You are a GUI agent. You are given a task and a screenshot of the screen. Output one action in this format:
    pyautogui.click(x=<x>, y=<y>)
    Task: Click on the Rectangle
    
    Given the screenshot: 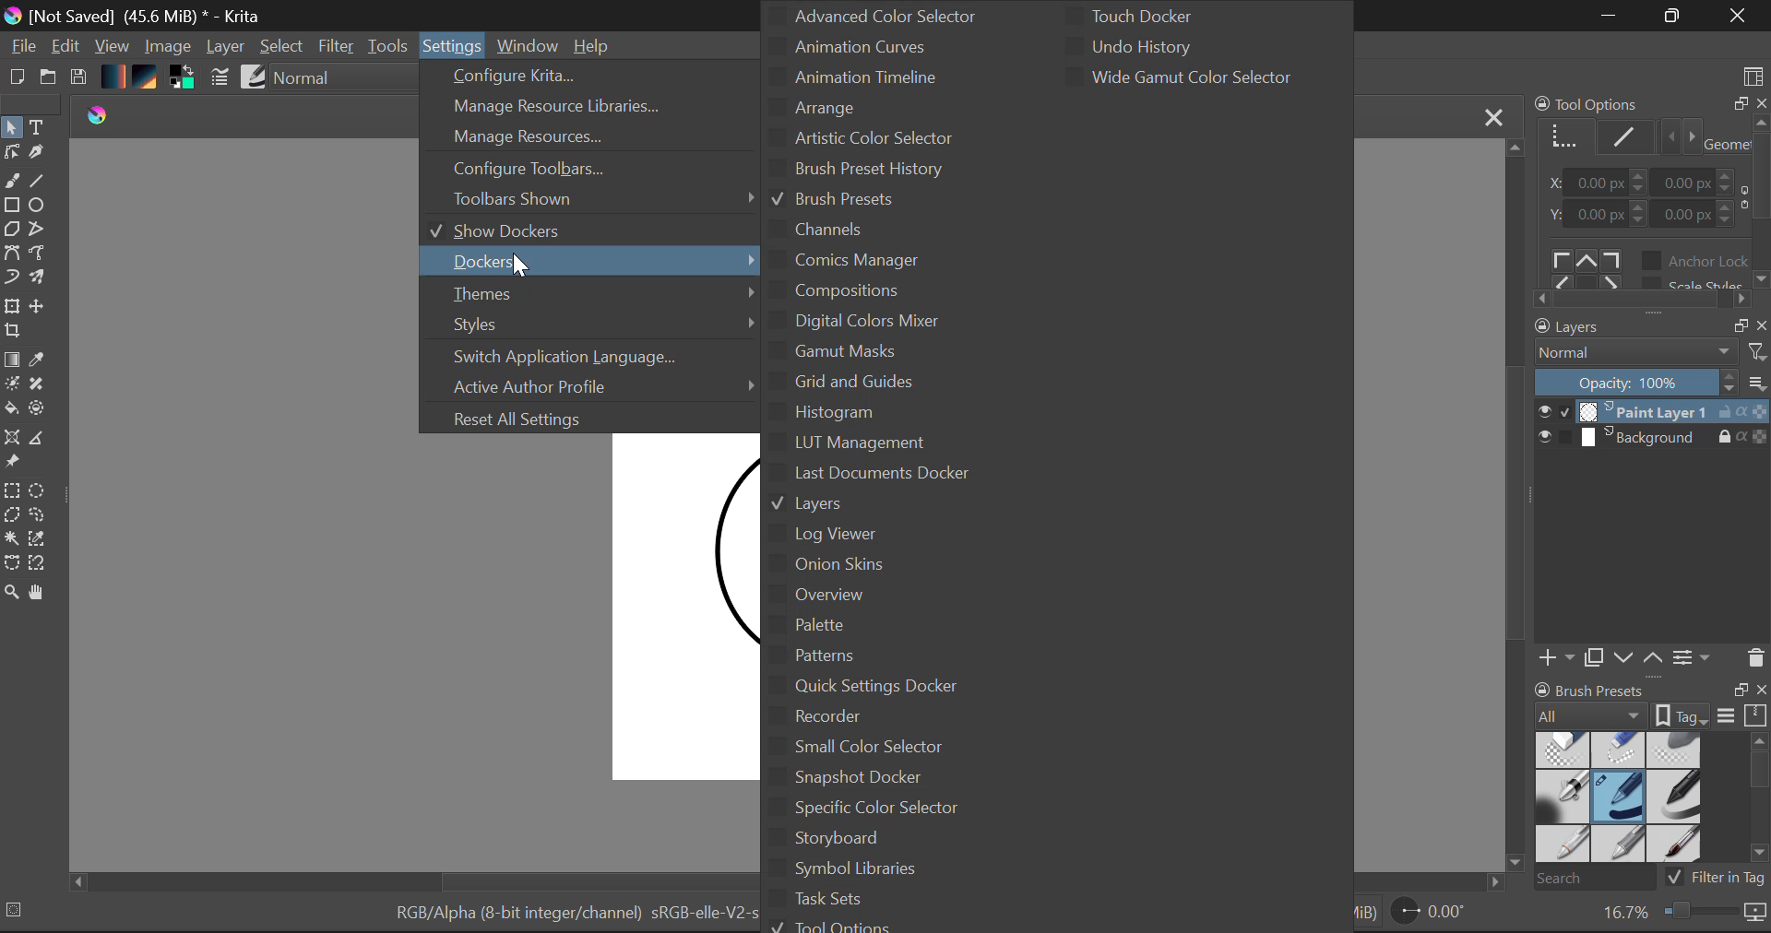 What is the action you would take?
    pyautogui.click(x=11, y=206)
    